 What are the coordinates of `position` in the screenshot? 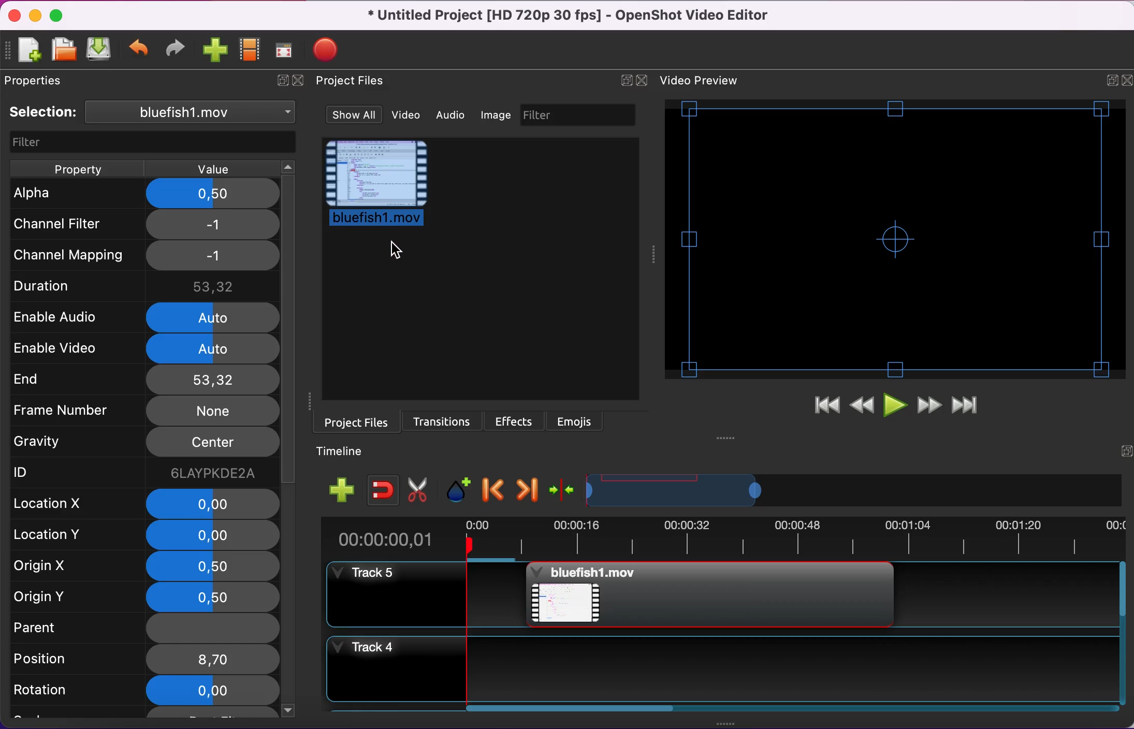 It's located at (54, 661).